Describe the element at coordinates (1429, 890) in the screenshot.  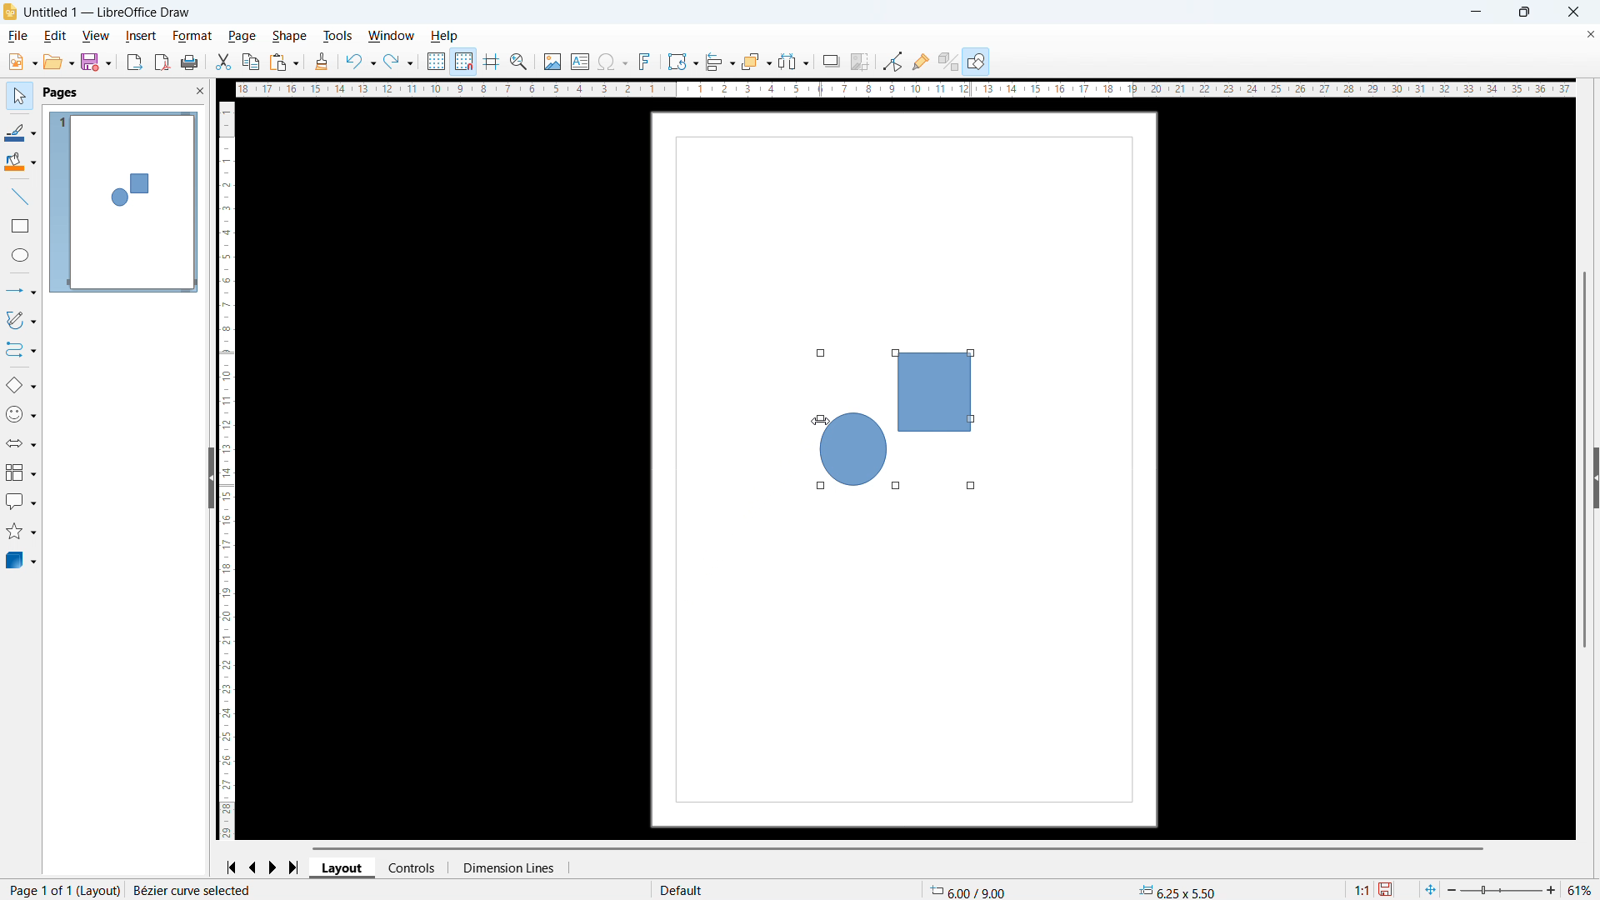
I see `Fit to page ` at that location.